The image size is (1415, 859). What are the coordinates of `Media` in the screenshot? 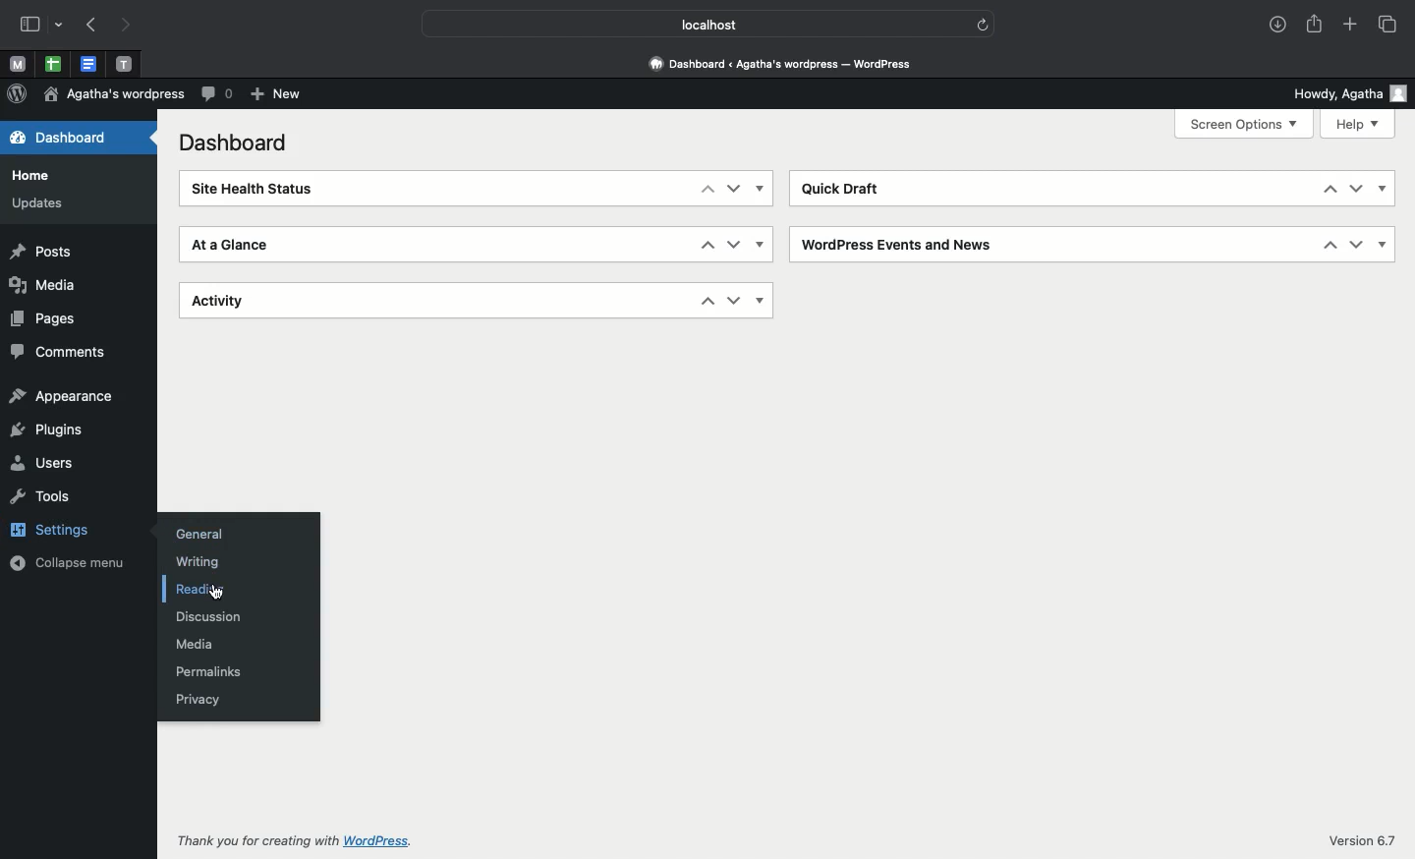 It's located at (43, 285).